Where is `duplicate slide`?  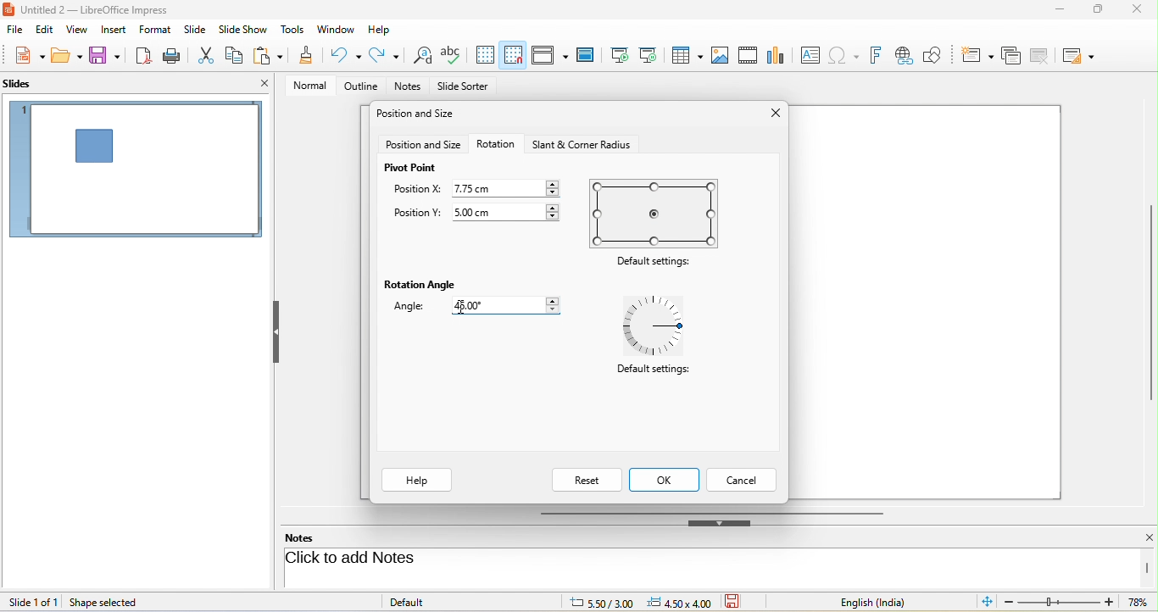
duplicate slide is located at coordinates (1010, 54).